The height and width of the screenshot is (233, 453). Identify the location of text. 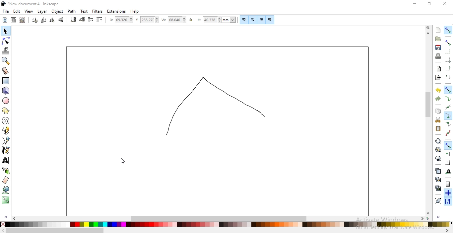
(84, 11).